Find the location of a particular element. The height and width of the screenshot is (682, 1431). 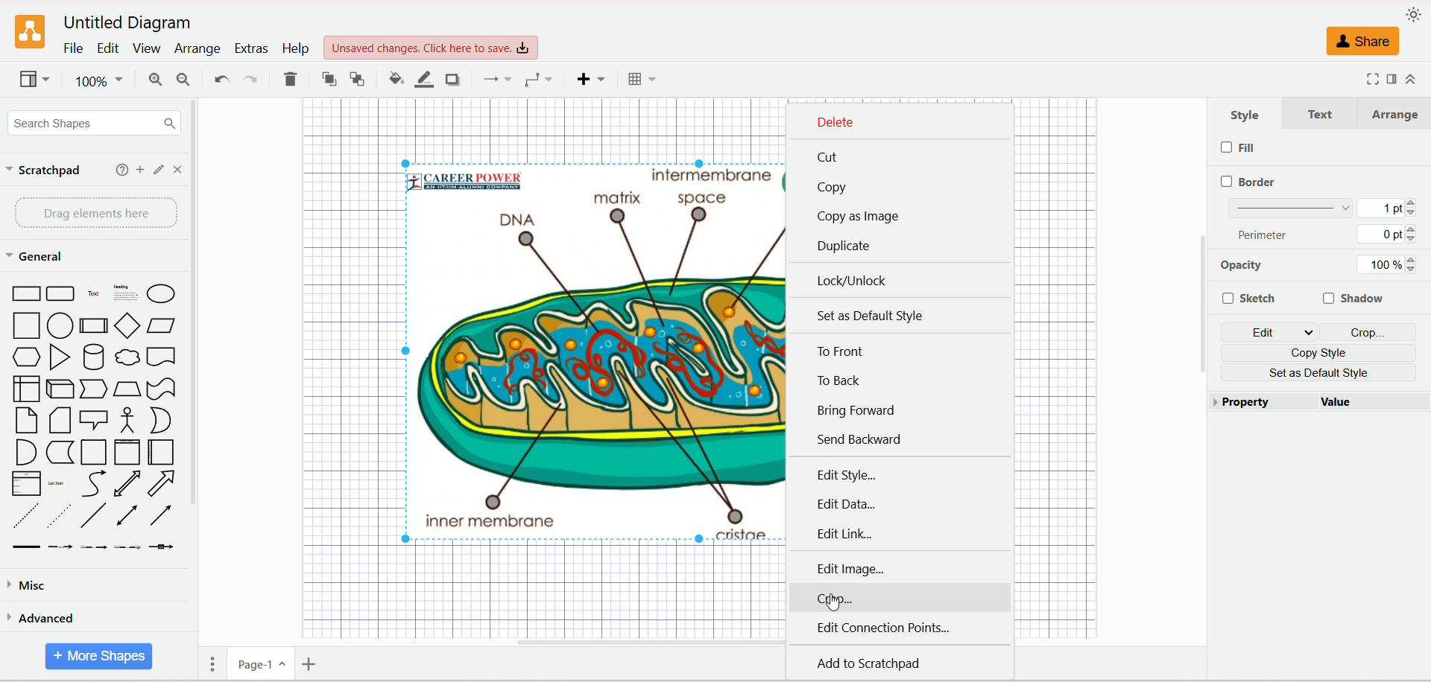

help is located at coordinates (297, 48).